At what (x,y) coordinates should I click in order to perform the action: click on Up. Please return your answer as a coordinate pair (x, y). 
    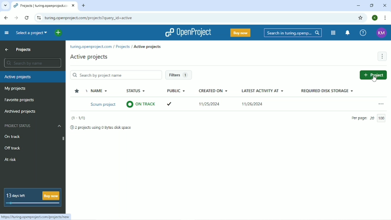
    Looking at the image, I should click on (7, 50).